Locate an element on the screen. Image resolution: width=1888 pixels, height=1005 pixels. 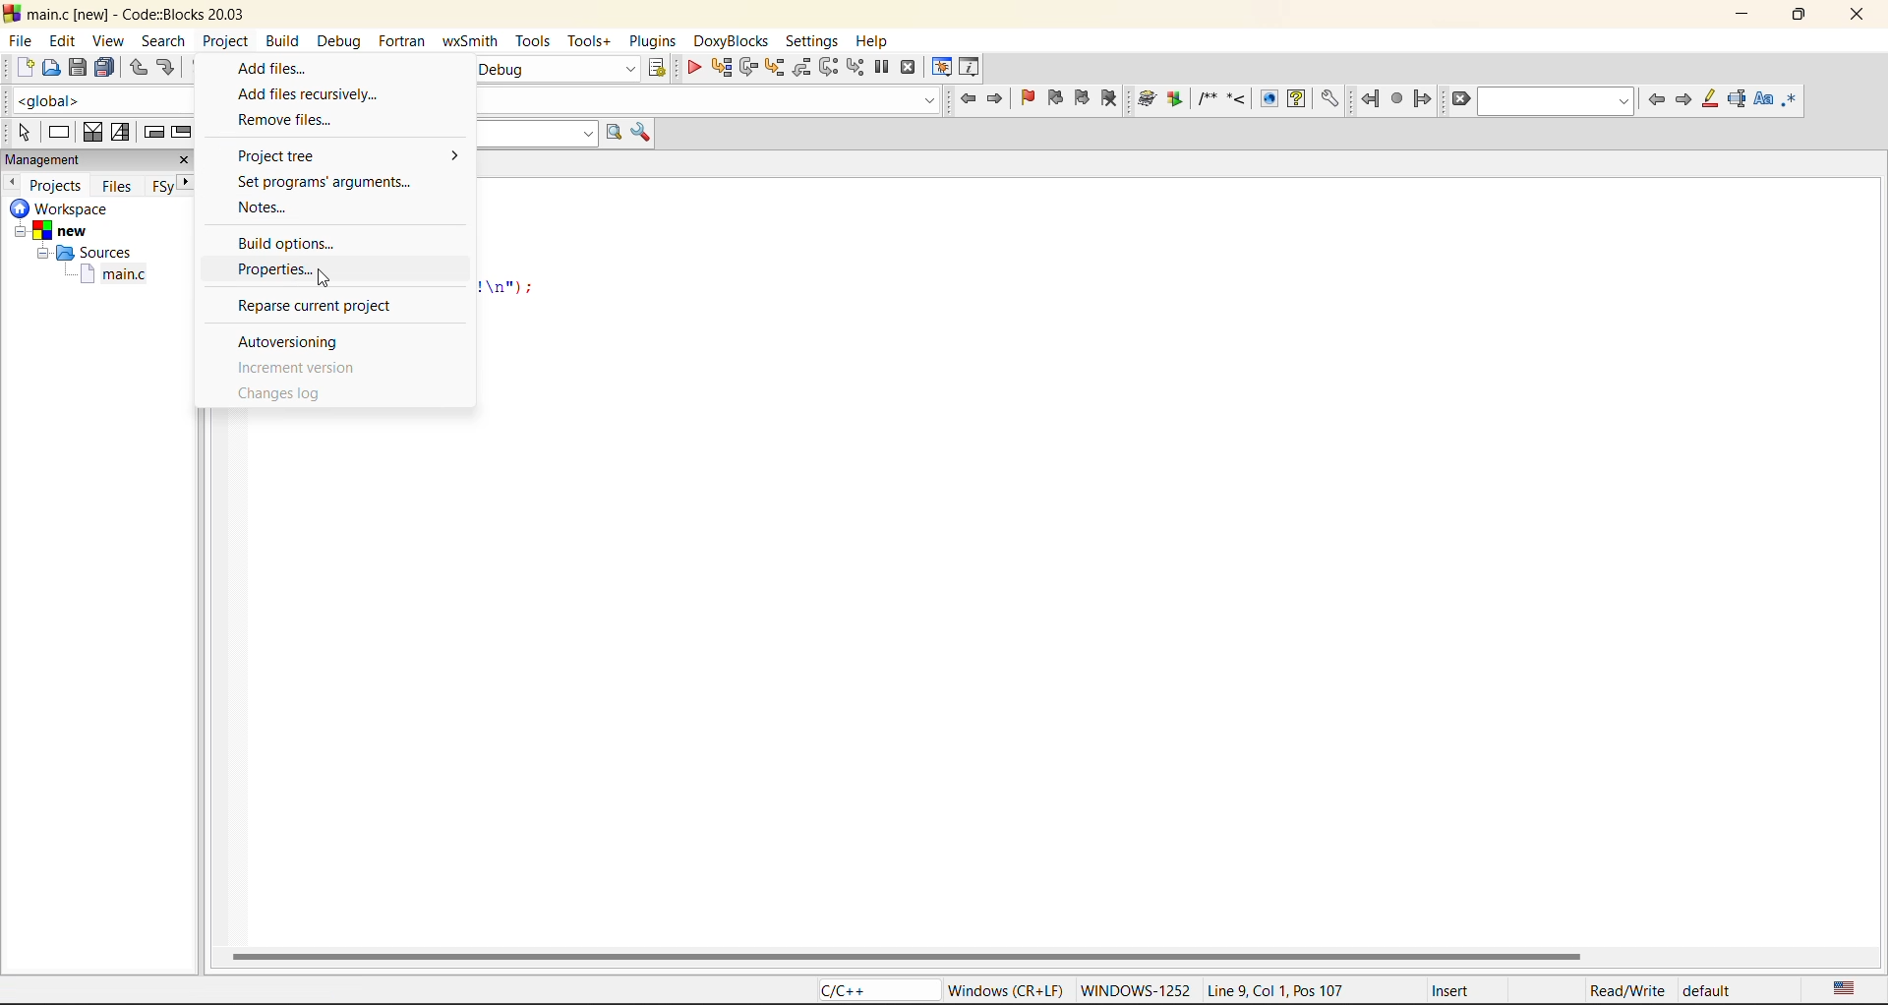
step out is located at coordinates (802, 68).